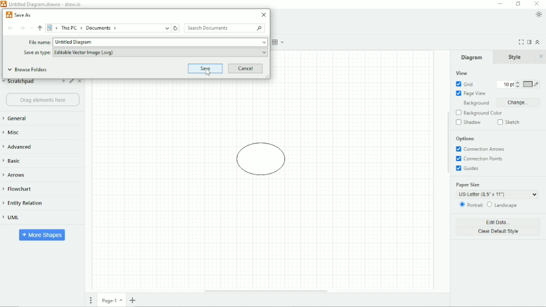 The width and height of the screenshot is (546, 307). Describe the element at coordinates (478, 113) in the screenshot. I see `Background Color` at that location.